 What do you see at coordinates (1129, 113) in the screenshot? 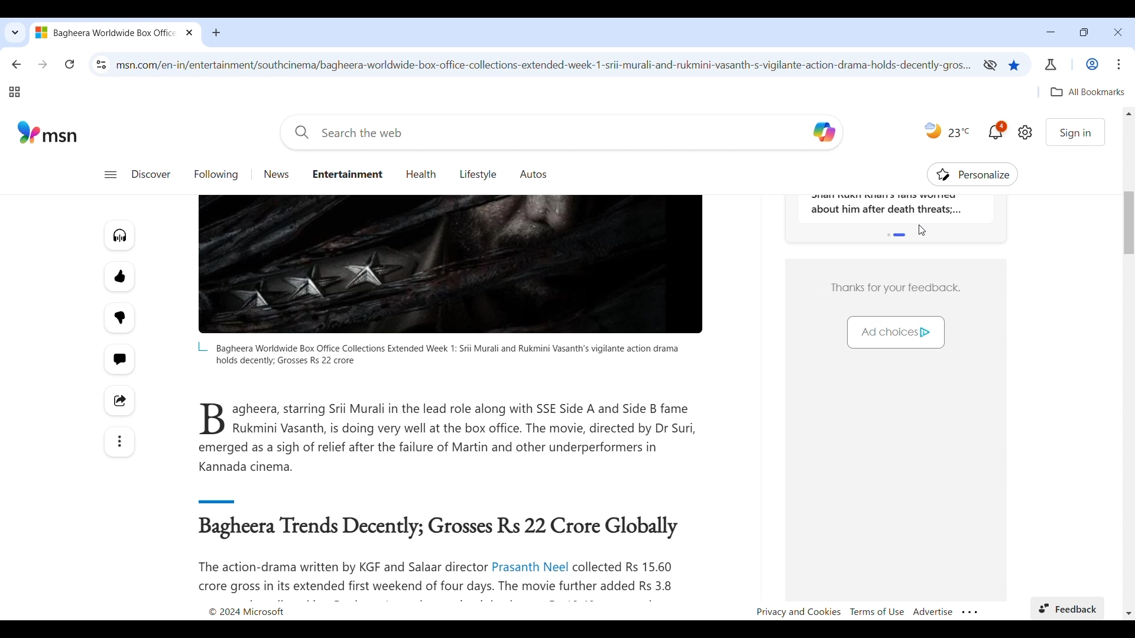
I see `Quick slide to top` at bounding box center [1129, 113].